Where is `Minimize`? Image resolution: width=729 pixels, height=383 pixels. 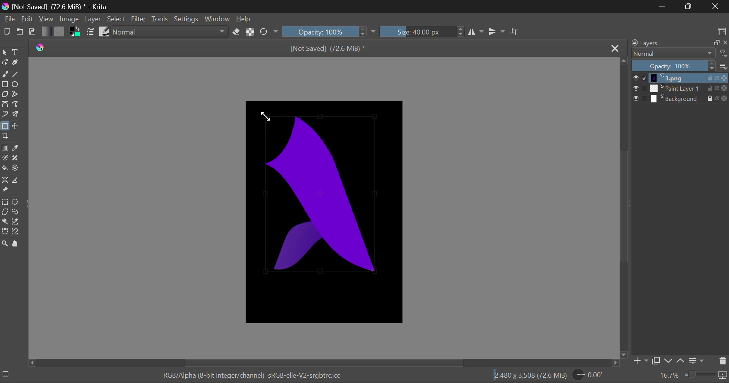
Minimize is located at coordinates (690, 6).